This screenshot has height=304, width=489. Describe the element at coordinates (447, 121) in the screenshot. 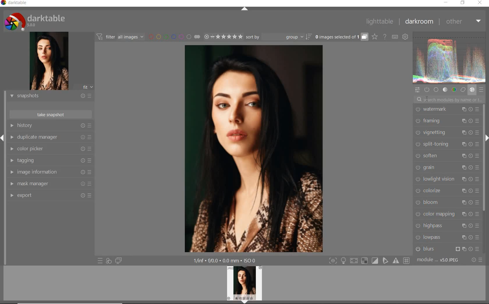

I see `framing` at that location.